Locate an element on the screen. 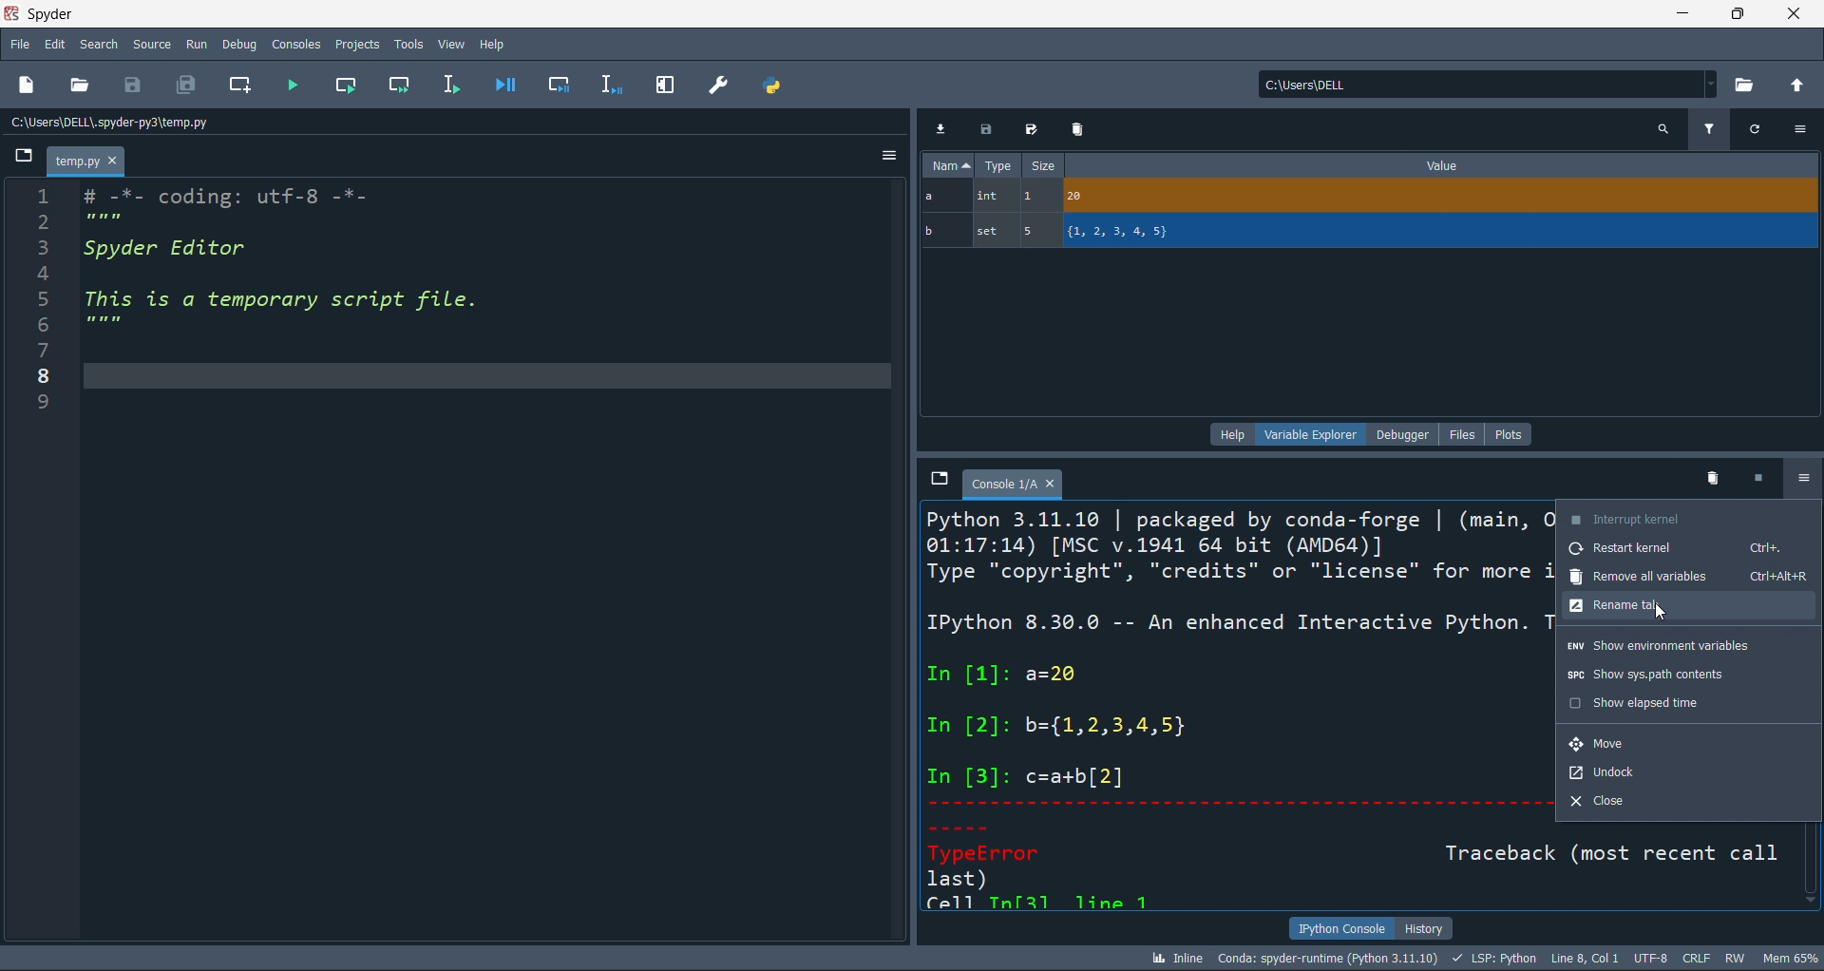 The width and height of the screenshot is (1824, 971). run line is located at coordinates (449, 86).